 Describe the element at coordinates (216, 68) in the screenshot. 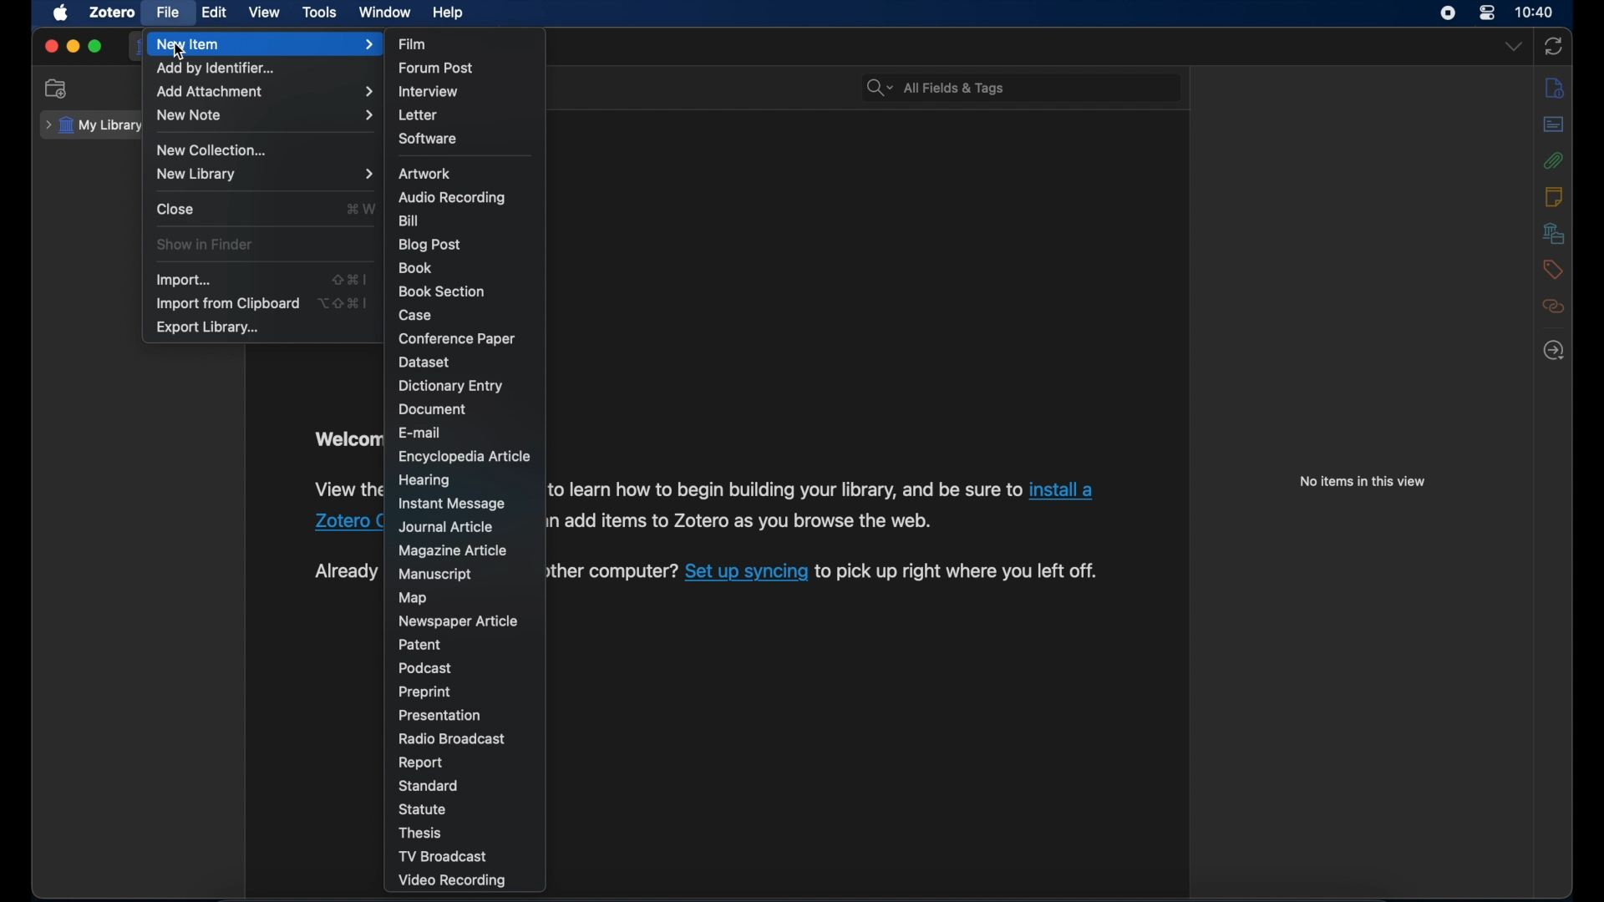

I see `add by identifier` at that location.